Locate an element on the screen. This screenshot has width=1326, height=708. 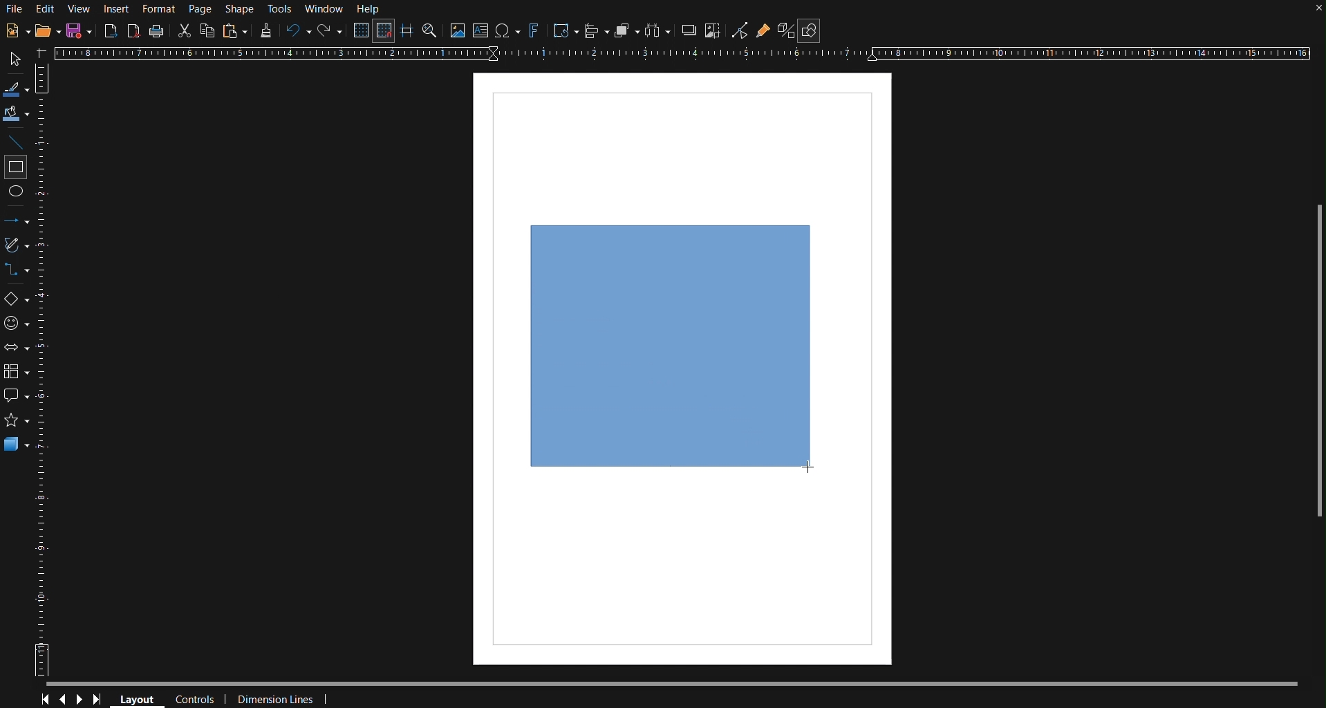
New is located at coordinates (17, 30).